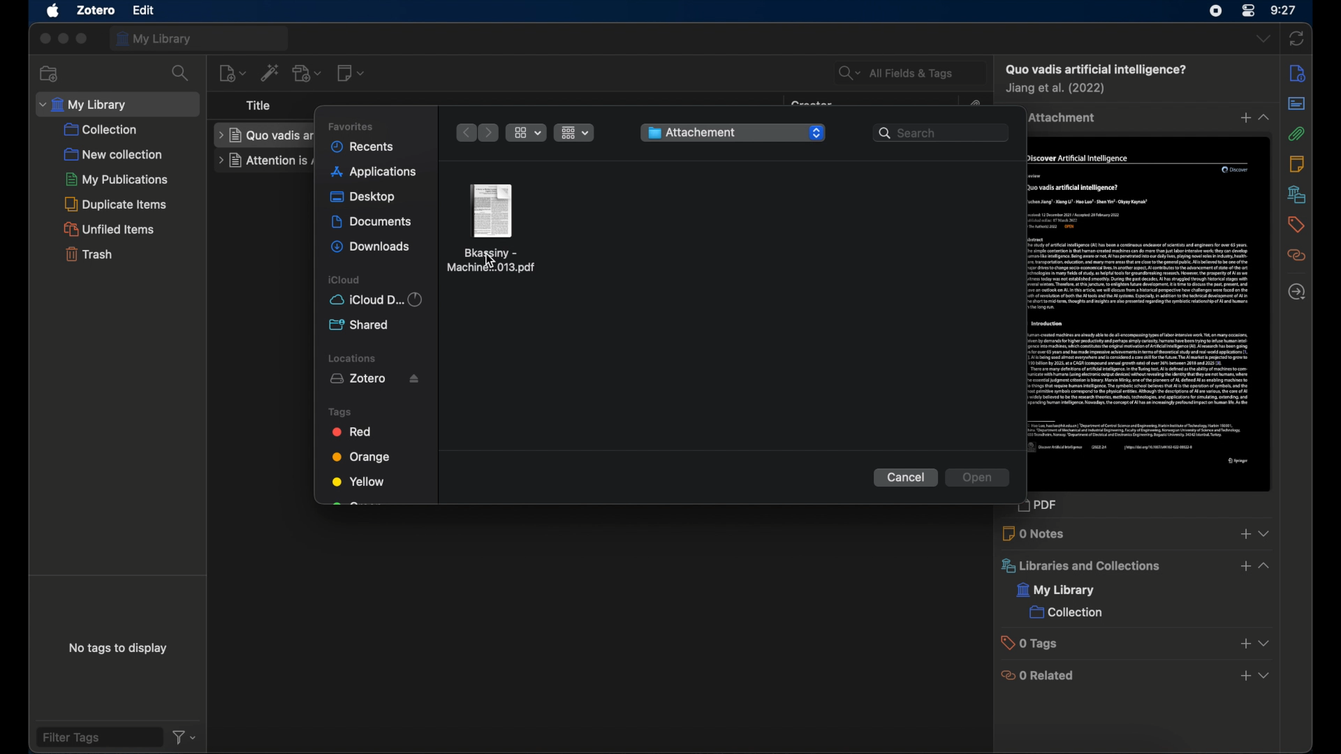 The image size is (1341, 754). What do you see at coordinates (1297, 163) in the screenshot?
I see `notes` at bounding box center [1297, 163].